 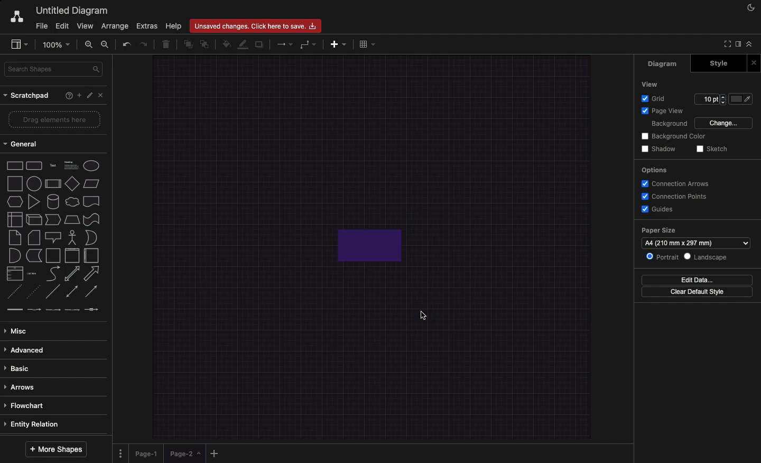 I want to click on Search shapes, so click(x=55, y=68).